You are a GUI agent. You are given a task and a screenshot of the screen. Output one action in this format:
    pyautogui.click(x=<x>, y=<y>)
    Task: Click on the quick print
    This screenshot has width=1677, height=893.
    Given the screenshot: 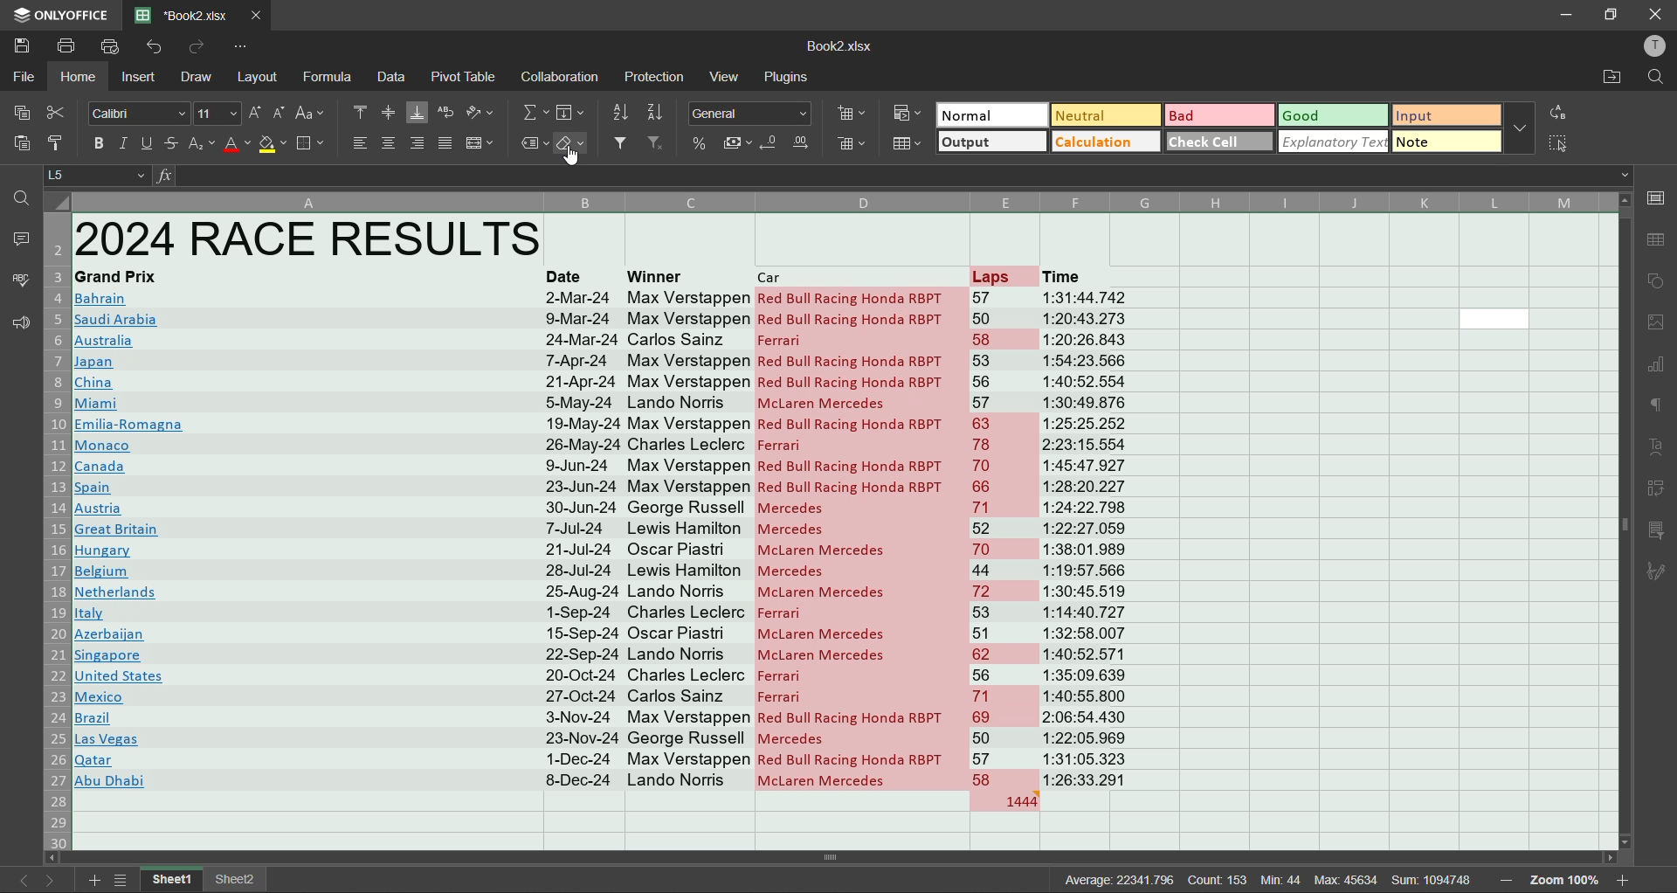 What is the action you would take?
    pyautogui.click(x=114, y=46)
    